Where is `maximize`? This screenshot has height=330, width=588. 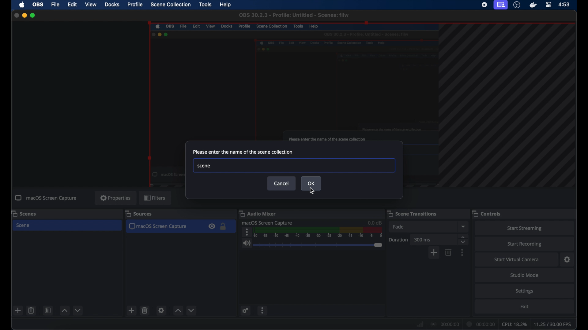
maximize is located at coordinates (35, 16).